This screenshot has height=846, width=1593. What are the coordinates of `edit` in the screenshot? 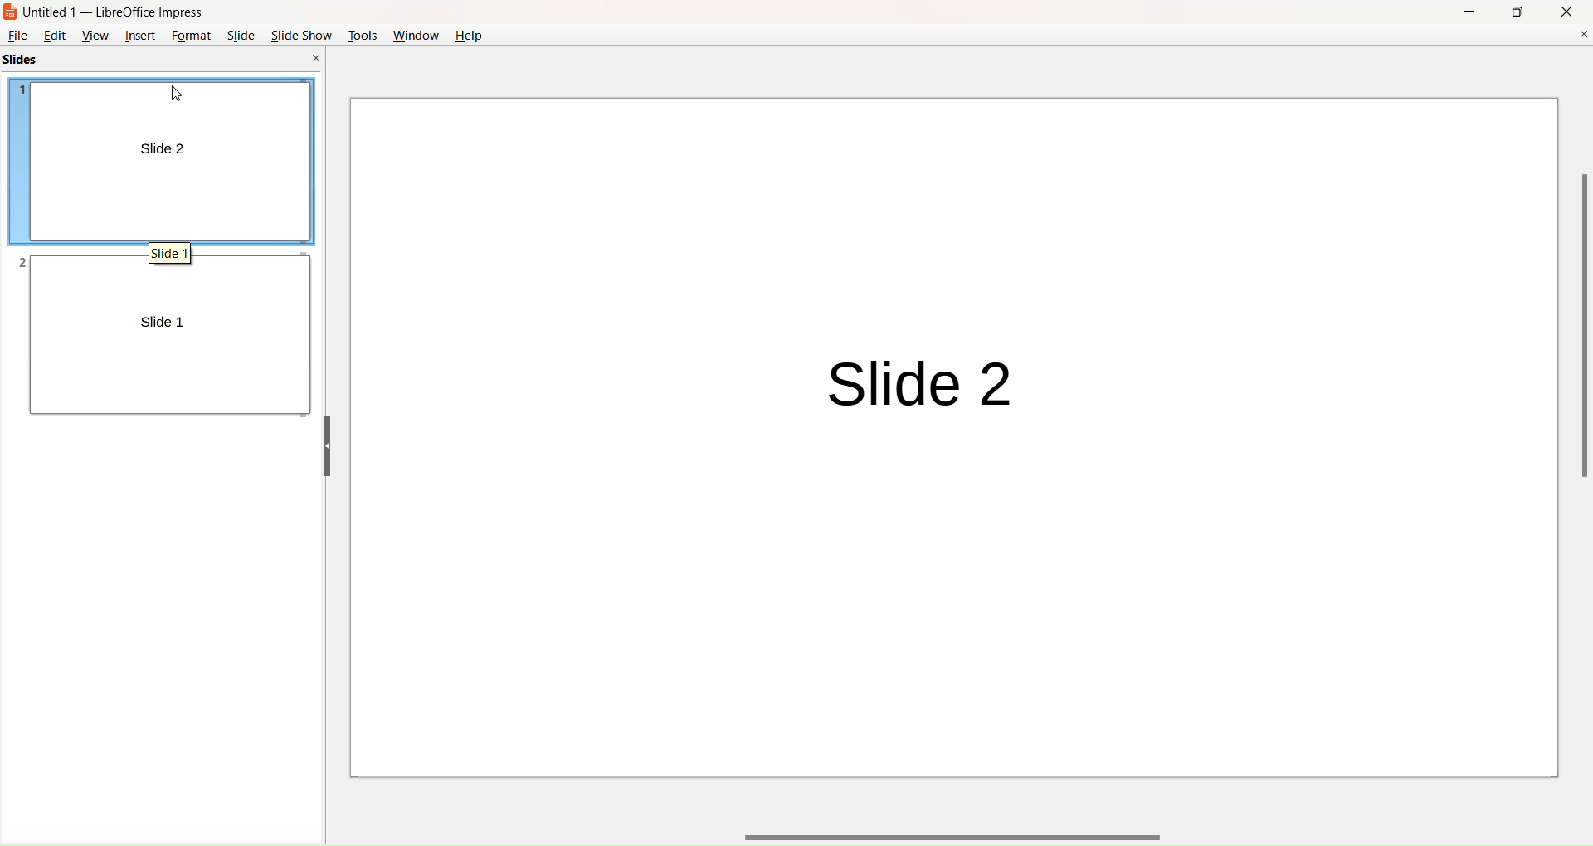 It's located at (58, 36).